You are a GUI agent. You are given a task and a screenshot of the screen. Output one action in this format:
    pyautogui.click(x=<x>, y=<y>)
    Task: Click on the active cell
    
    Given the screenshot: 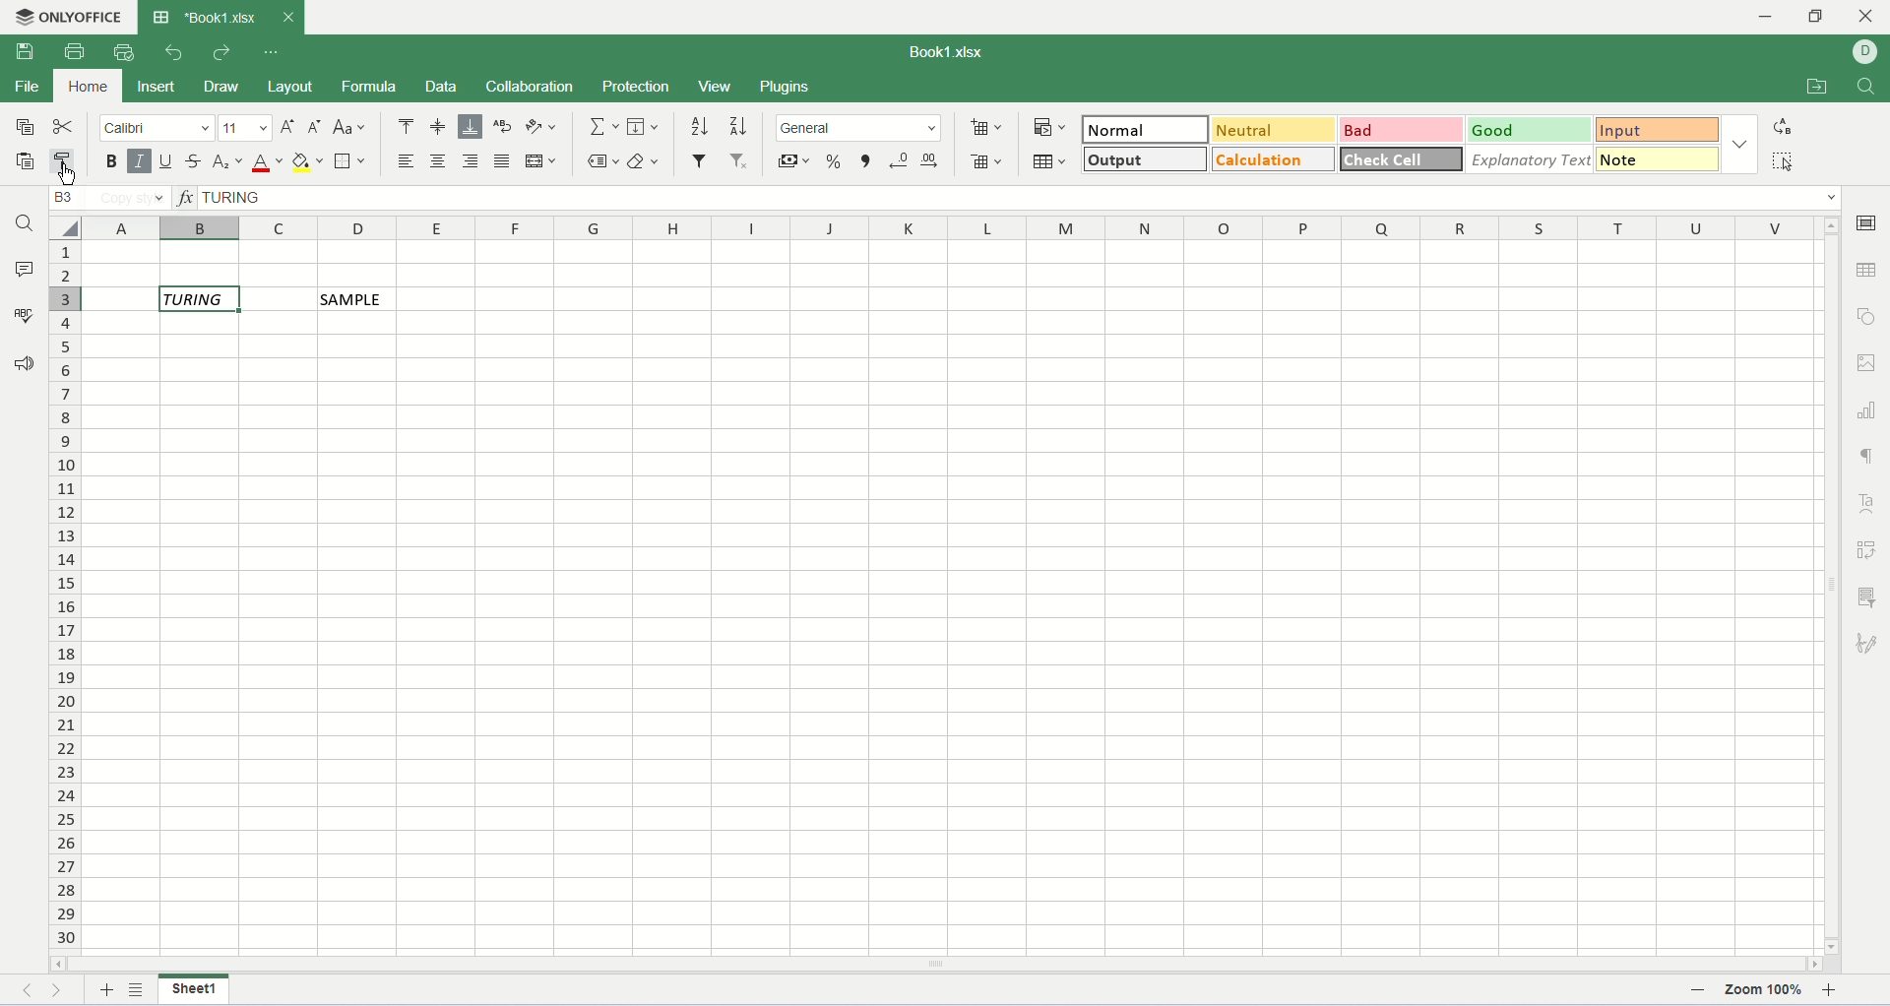 What is the action you would take?
    pyautogui.click(x=199, y=299)
    